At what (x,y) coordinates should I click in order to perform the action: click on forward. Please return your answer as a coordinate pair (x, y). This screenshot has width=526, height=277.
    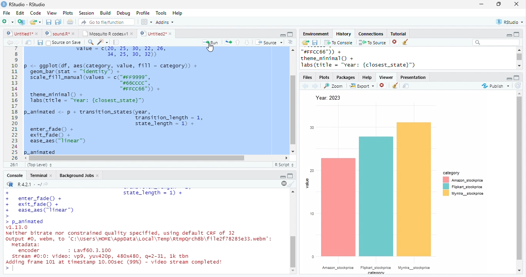
    Looking at the image, I should click on (315, 86).